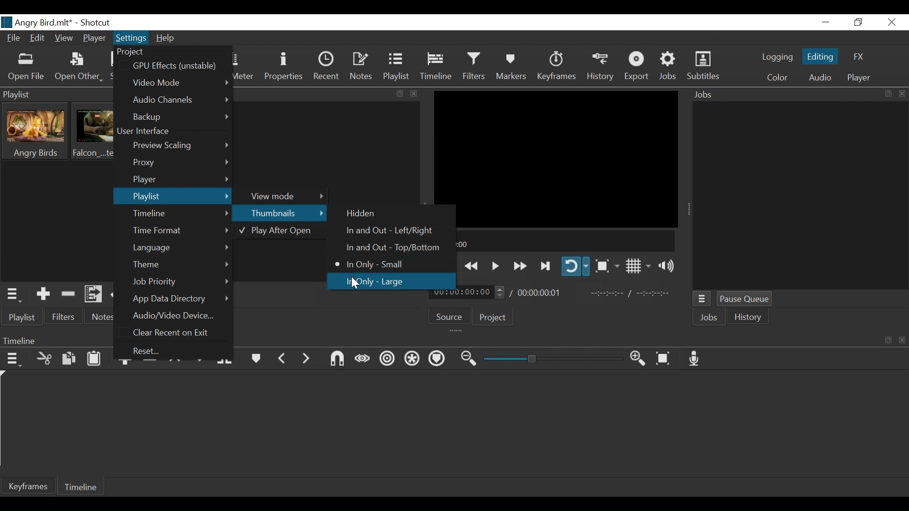 The height and width of the screenshot is (511, 909). Describe the element at coordinates (360, 68) in the screenshot. I see `Notes` at that location.